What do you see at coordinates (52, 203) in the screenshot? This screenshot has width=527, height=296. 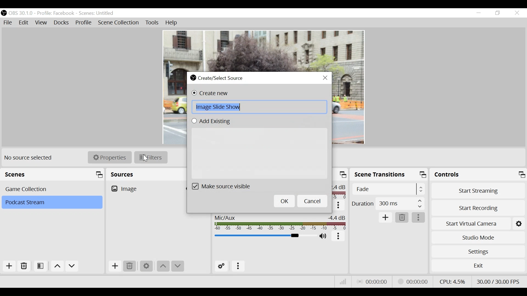 I see `Scene ` at bounding box center [52, 203].